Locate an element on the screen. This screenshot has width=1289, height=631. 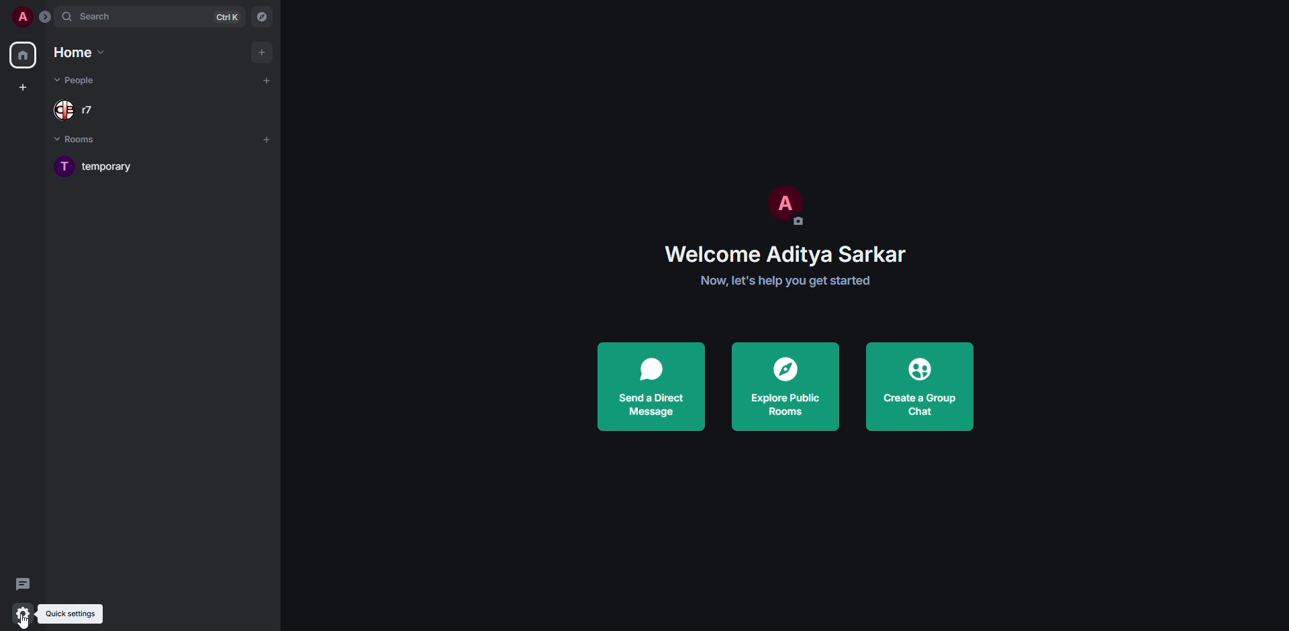
add is located at coordinates (266, 140).